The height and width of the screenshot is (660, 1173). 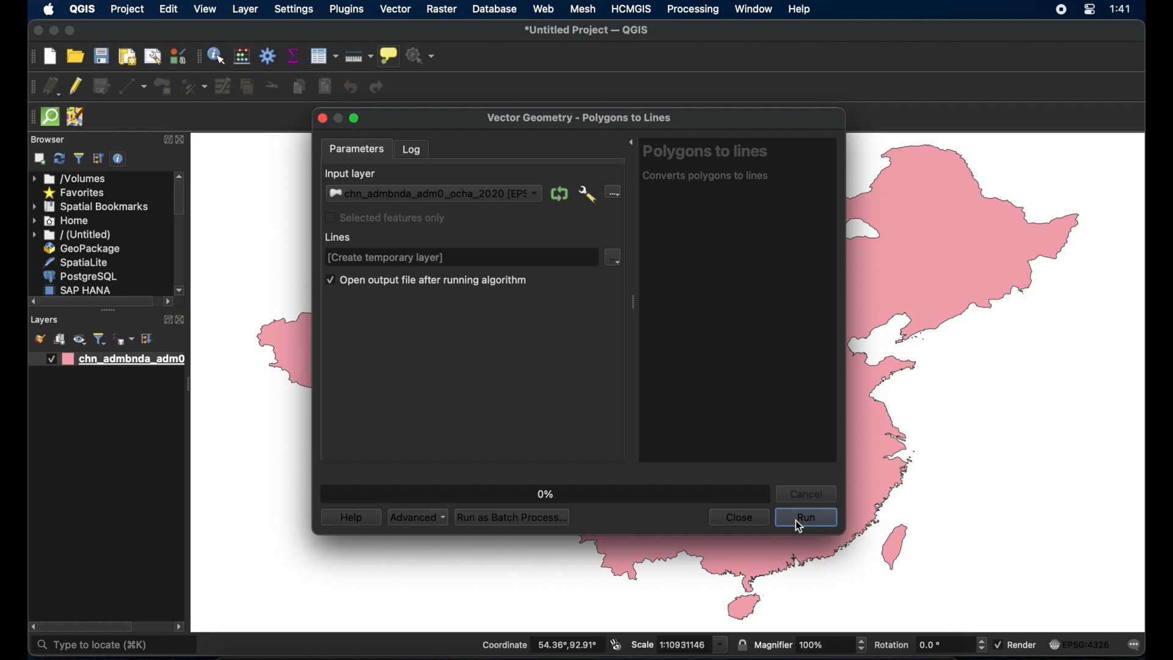 What do you see at coordinates (321, 119) in the screenshot?
I see `close` at bounding box center [321, 119].